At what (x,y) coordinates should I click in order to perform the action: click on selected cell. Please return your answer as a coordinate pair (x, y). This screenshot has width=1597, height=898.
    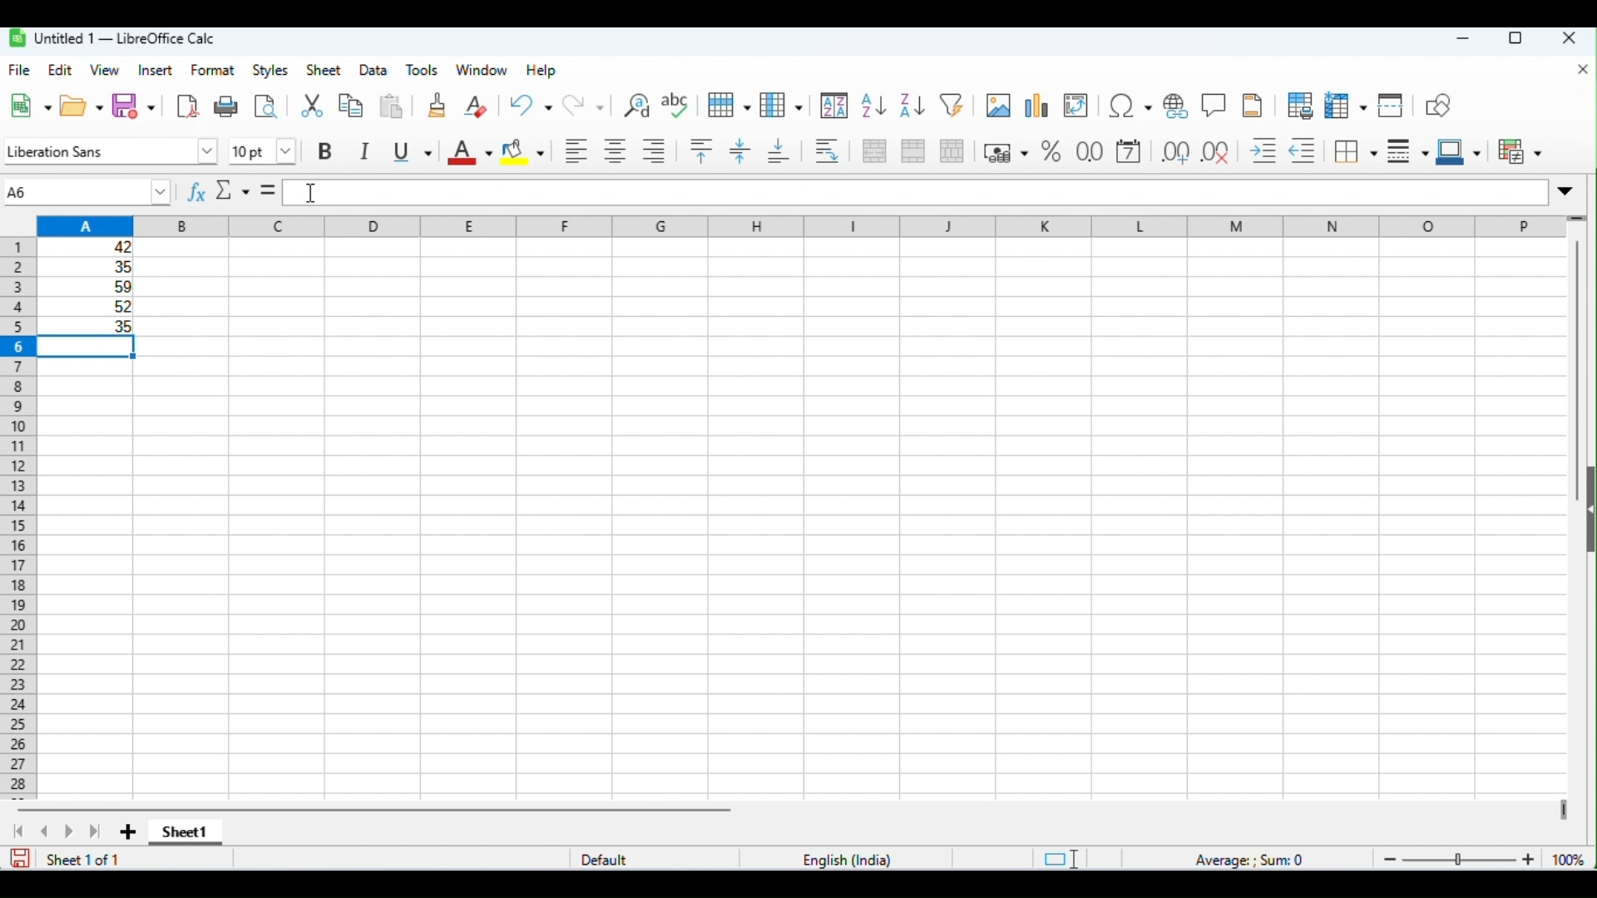
    Looking at the image, I should click on (88, 349).